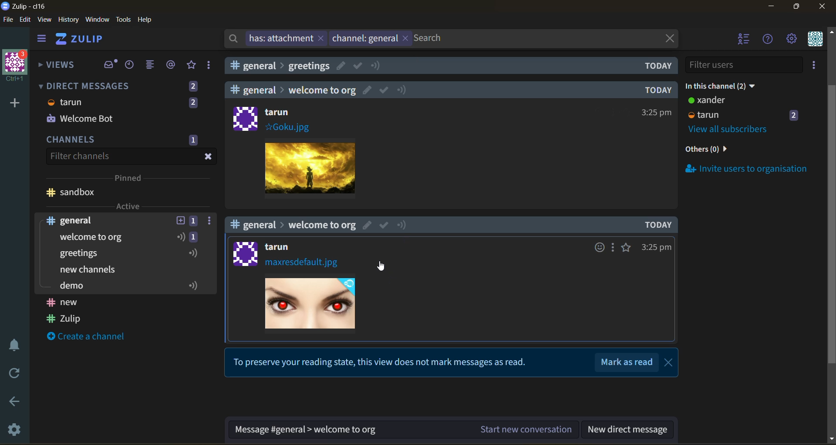 This screenshot has height=445, width=836. I want to click on mentions, so click(172, 65).